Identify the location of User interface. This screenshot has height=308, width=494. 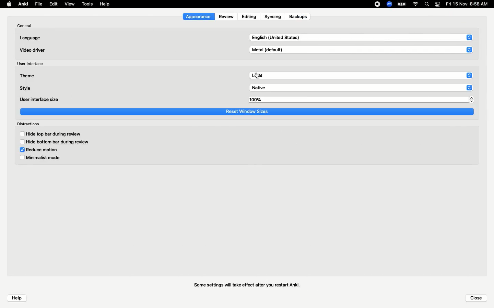
(32, 65).